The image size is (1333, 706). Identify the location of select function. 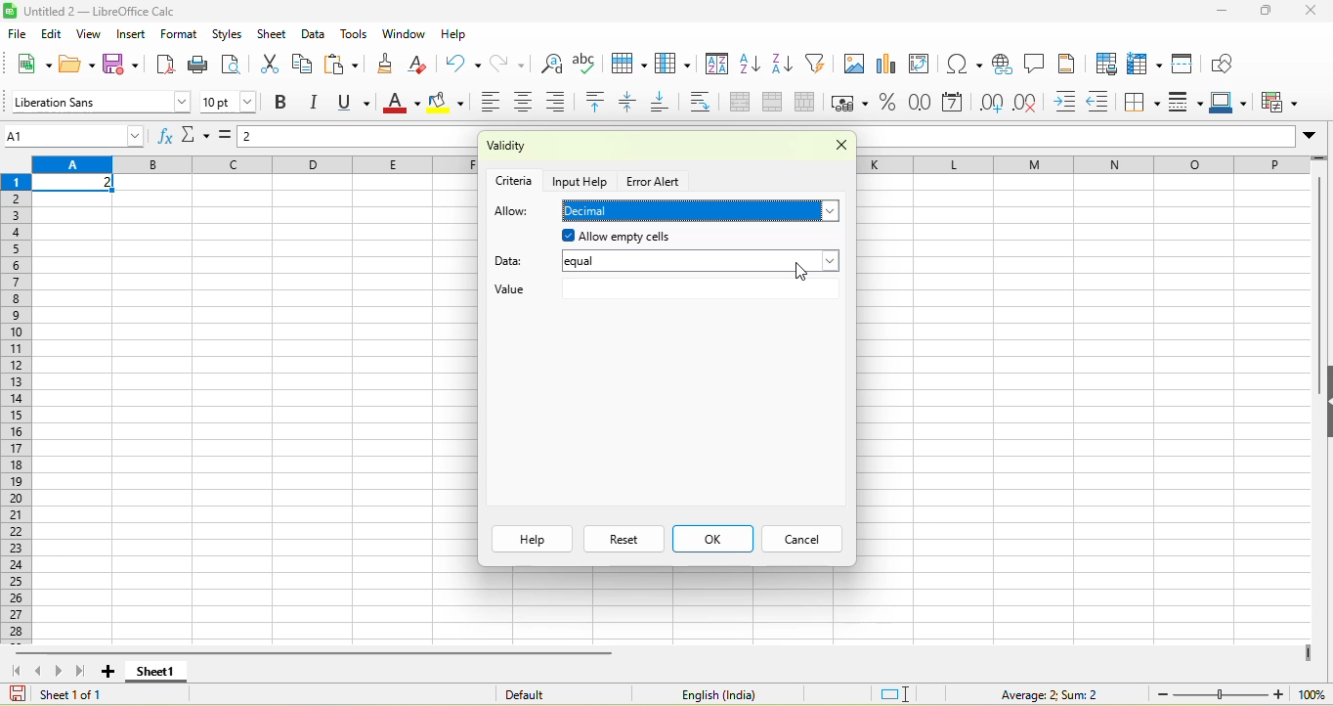
(197, 137).